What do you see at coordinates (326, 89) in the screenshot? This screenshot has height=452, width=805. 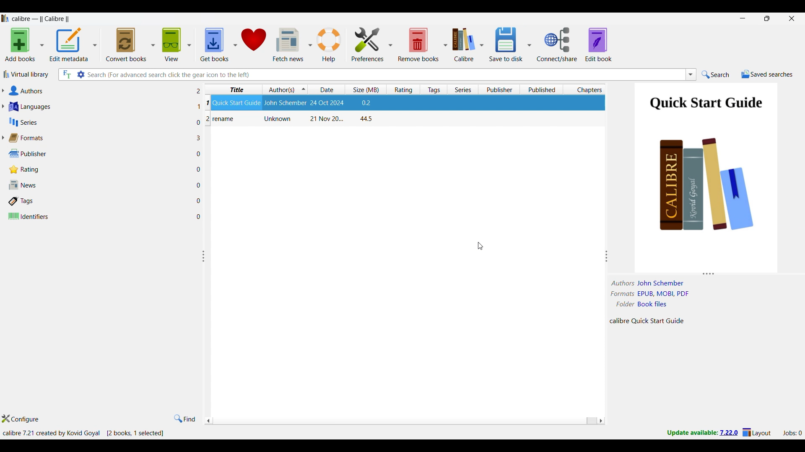 I see `Date column` at bounding box center [326, 89].